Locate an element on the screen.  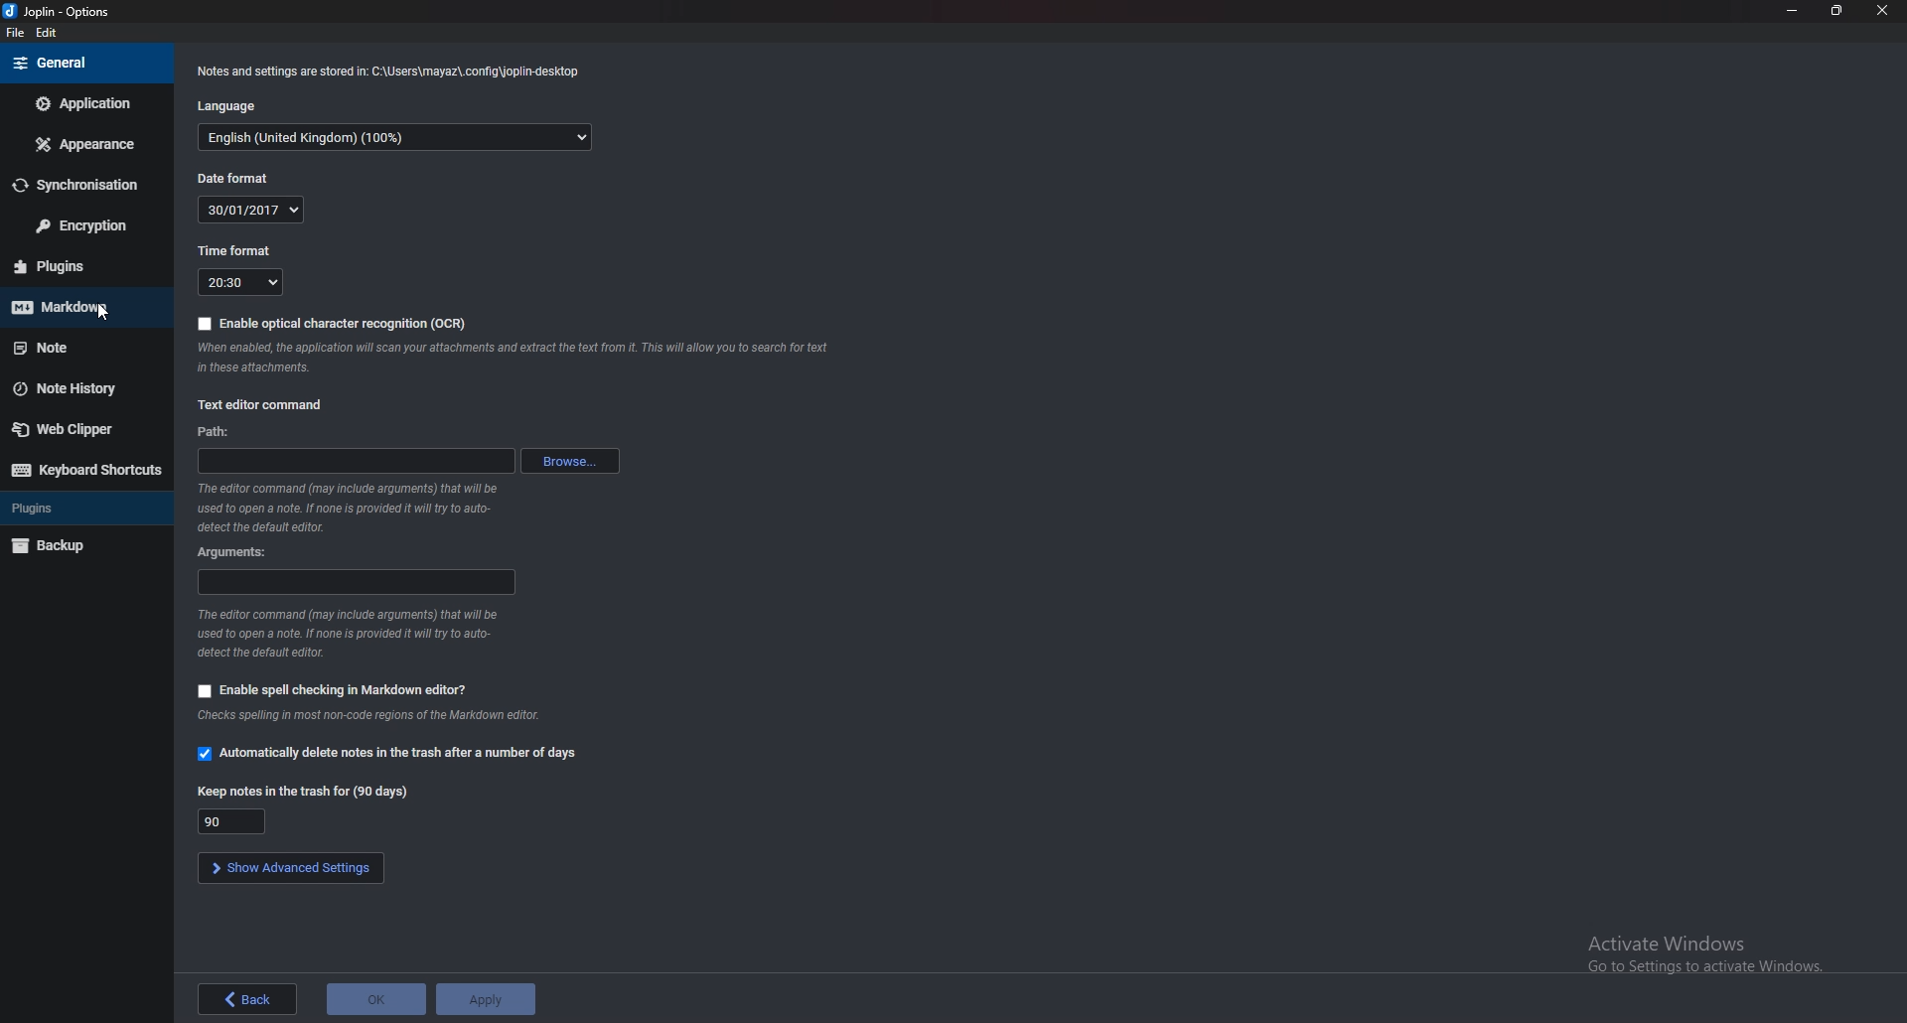
minimize is located at coordinates (1794, 10).